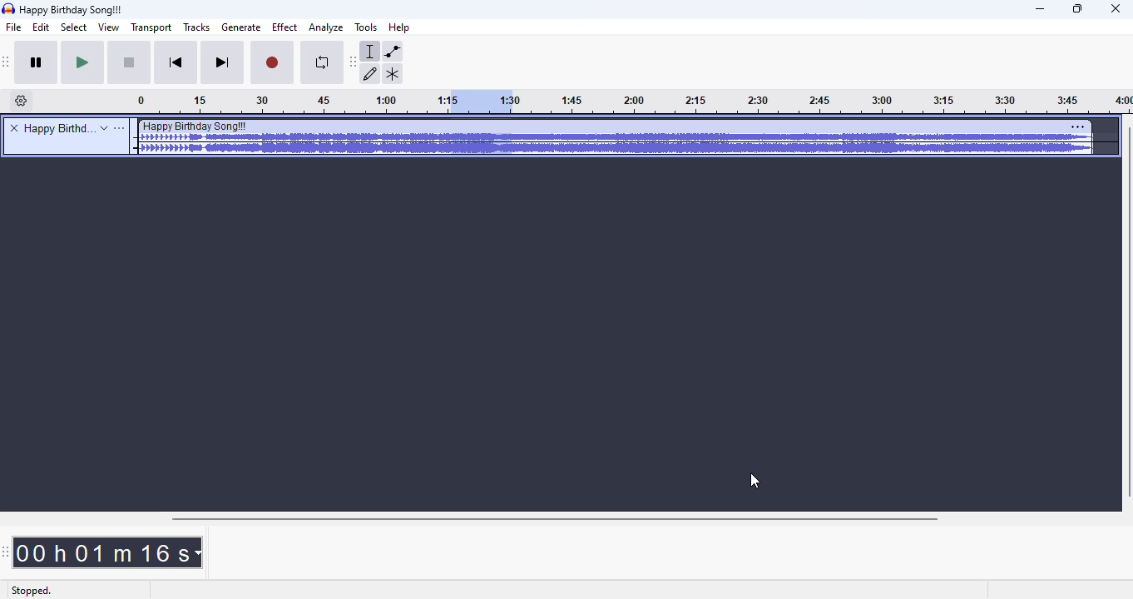 The image size is (1133, 599). What do you see at coordinates (72, 10) in the screenshot?
I see `title` at bounding box center [72, 10].